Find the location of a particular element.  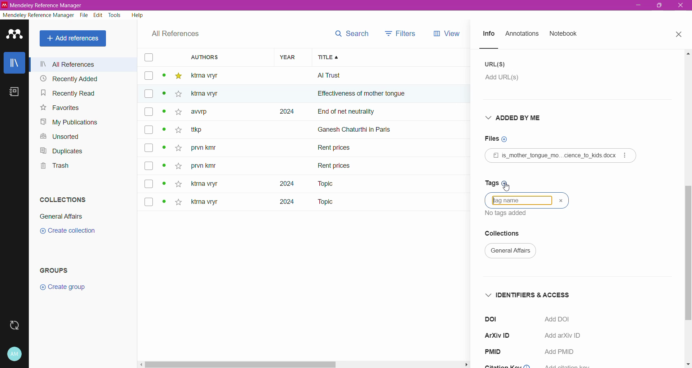

views  is located at coordinates (452, 34).